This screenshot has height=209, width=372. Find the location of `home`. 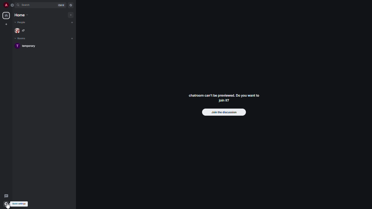

home is located at coordinates (22, 15).